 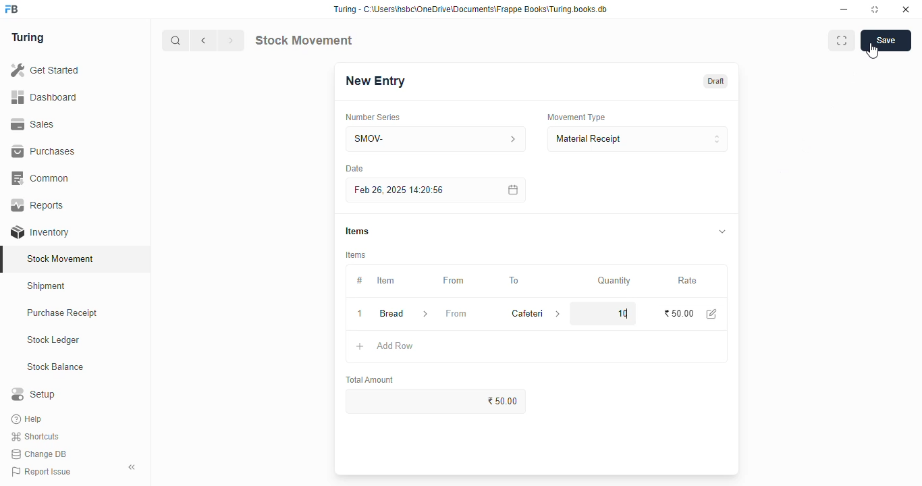 What do you see at coordinates (844, 10) in the screenshot?
I see `minimize` at bounding box center [844, 10].